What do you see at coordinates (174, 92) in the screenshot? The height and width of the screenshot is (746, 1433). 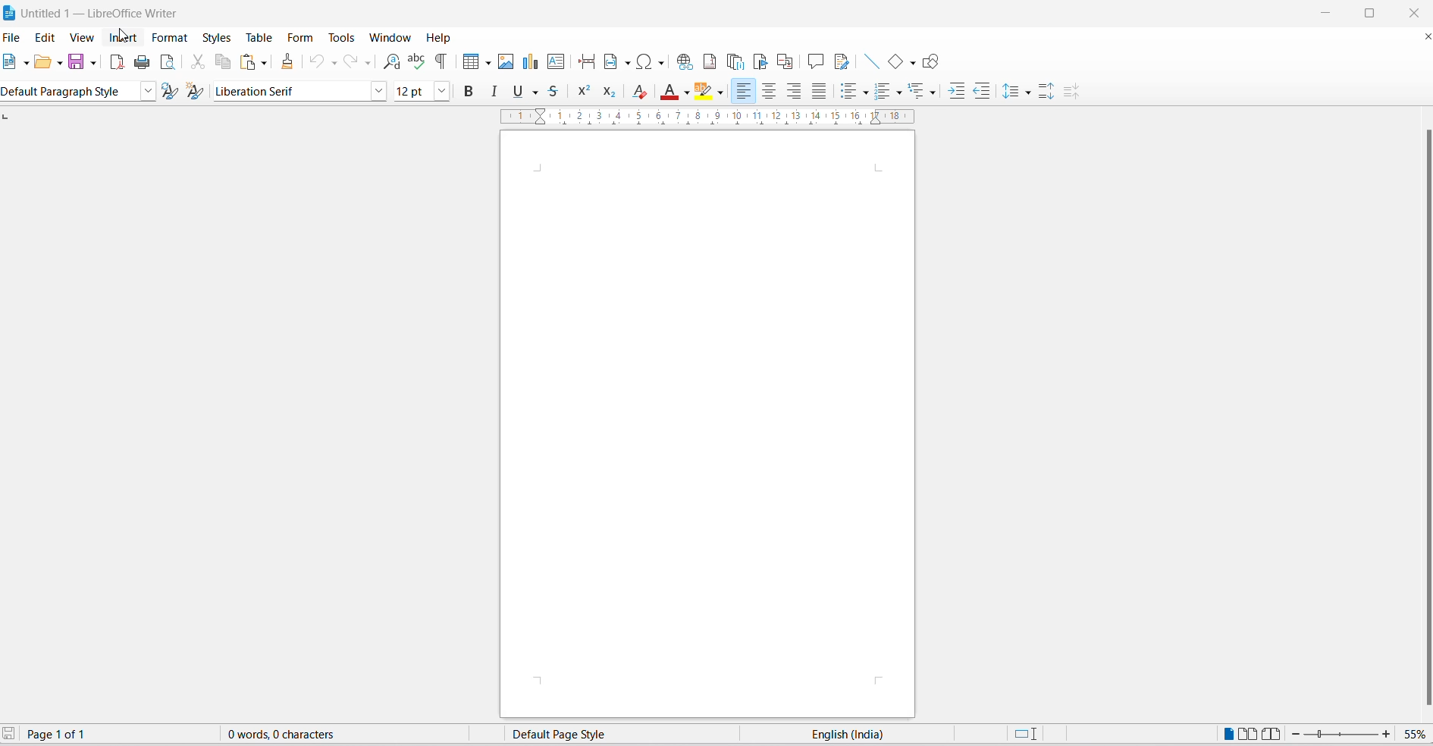 I see `update selected style` at bounding box center [174, 92].